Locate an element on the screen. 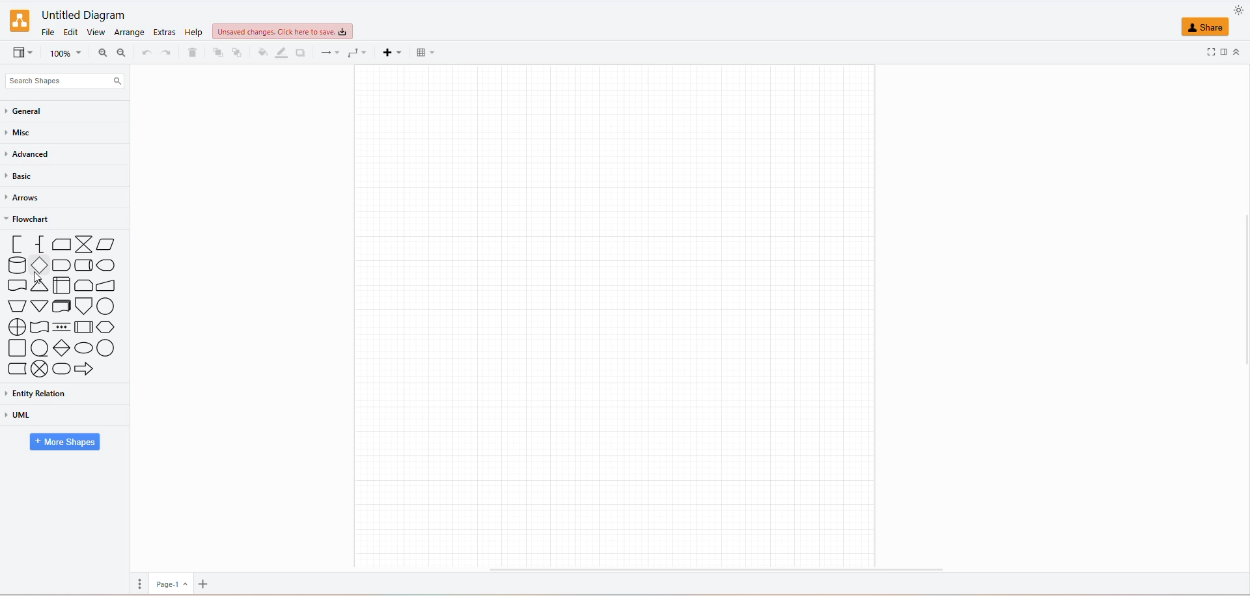 The width and height of the screenshot is (1250, 596). cursor is located at coordinates (40, 280).